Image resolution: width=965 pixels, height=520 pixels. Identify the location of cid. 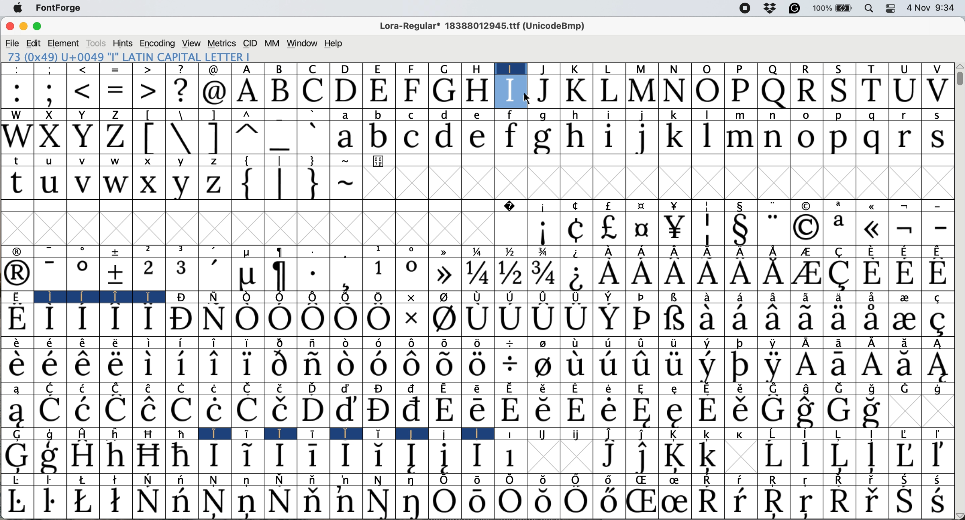
(249, 43).